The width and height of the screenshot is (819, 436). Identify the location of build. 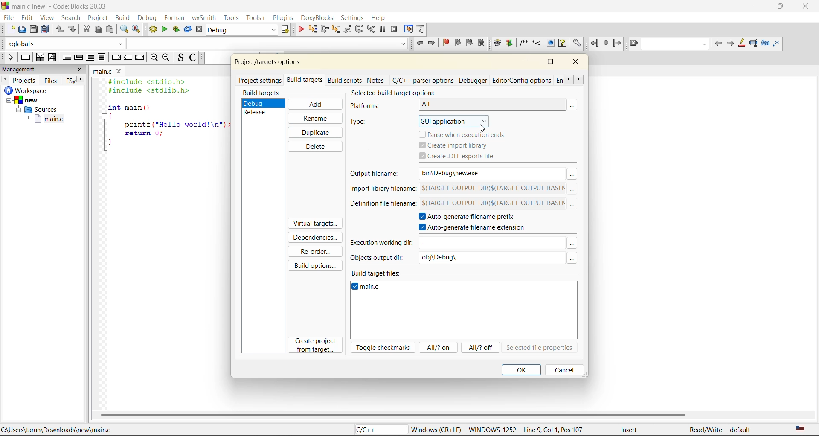
(153, 29).